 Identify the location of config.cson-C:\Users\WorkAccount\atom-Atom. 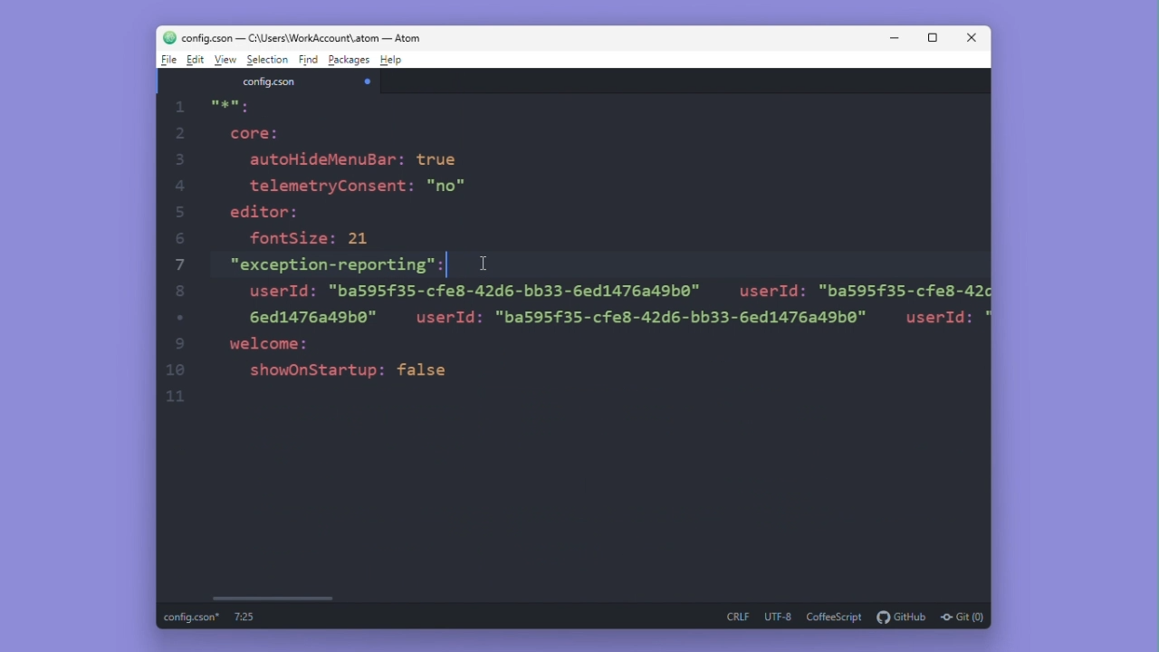
(291, 36).